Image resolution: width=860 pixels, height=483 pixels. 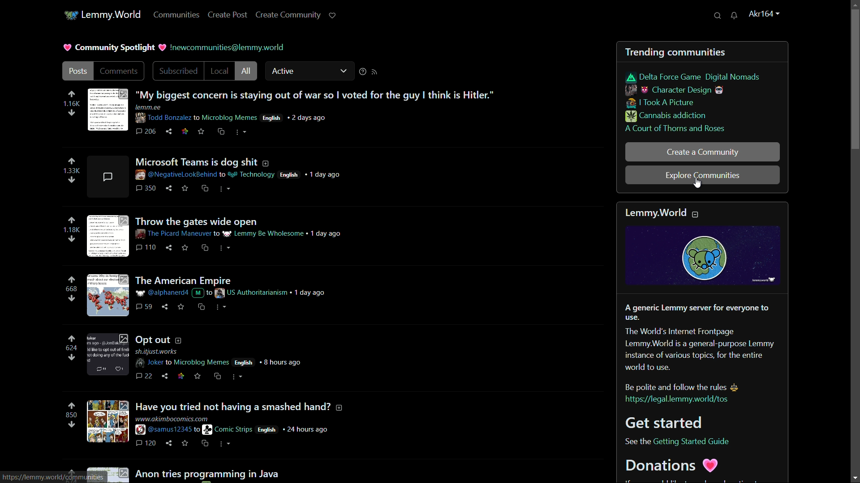 What do you see at coordinates (852, 80) in the screenshot?
I see `vertical scroll bar` at bounding box center [852, 80].